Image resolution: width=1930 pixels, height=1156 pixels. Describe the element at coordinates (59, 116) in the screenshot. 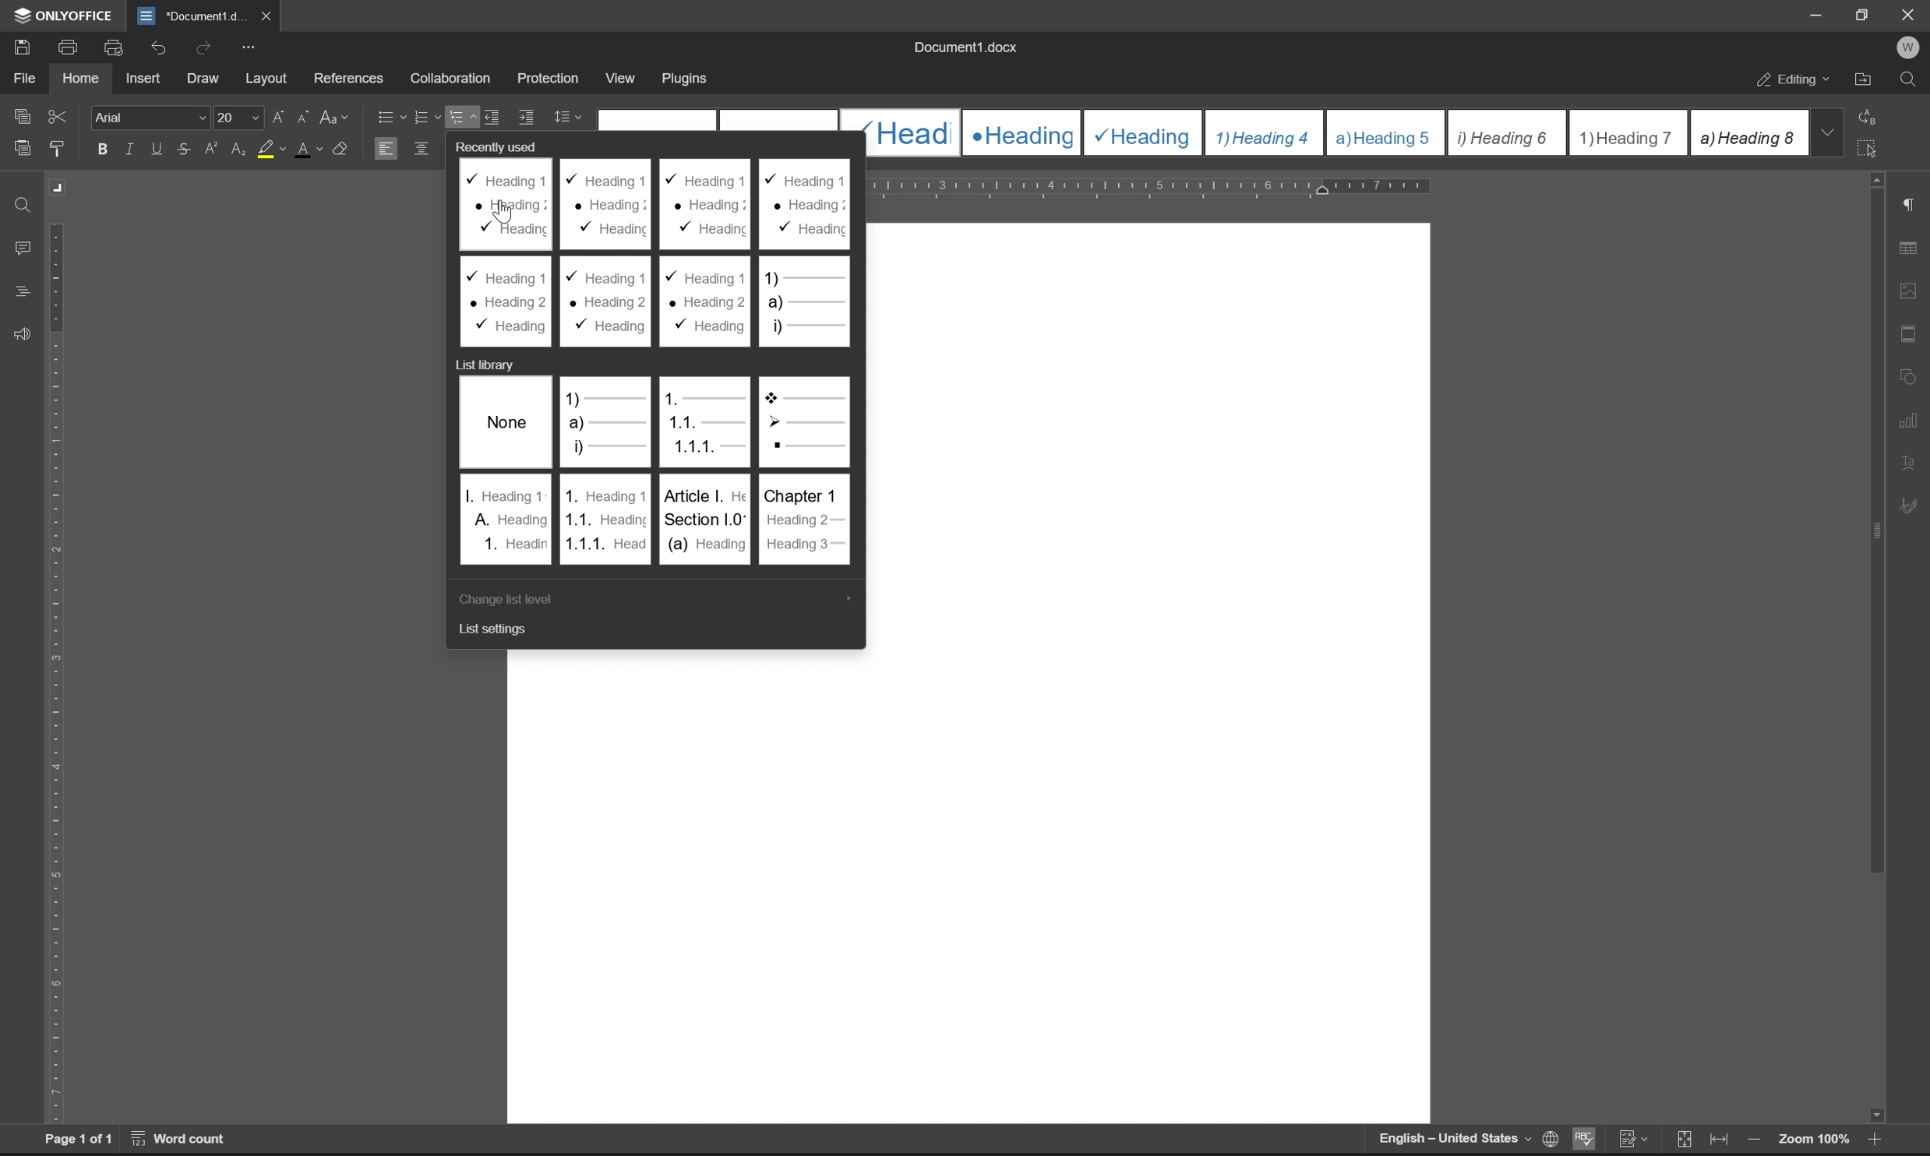

I see `cut` at that location.